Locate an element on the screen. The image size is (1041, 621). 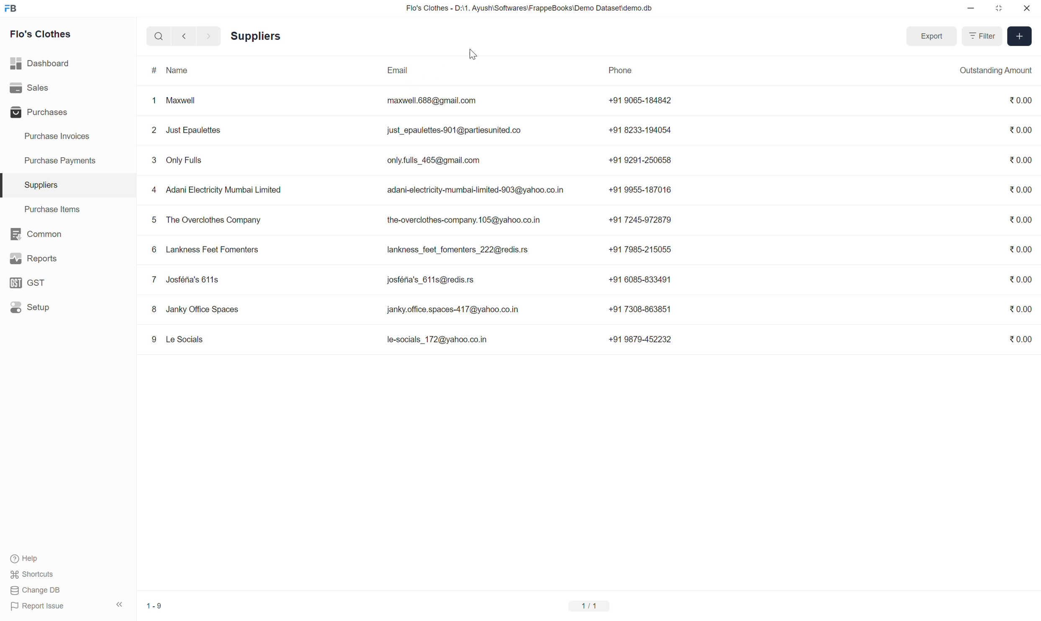
3 is located at coordinates (154, 160).